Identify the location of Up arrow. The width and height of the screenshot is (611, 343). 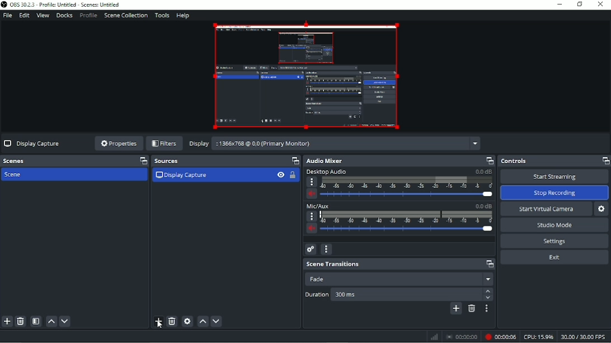
(488, 292).